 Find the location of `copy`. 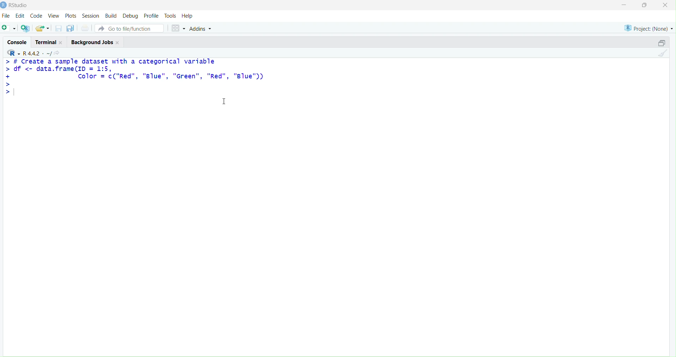

copy is located at coordinates (71, 28).